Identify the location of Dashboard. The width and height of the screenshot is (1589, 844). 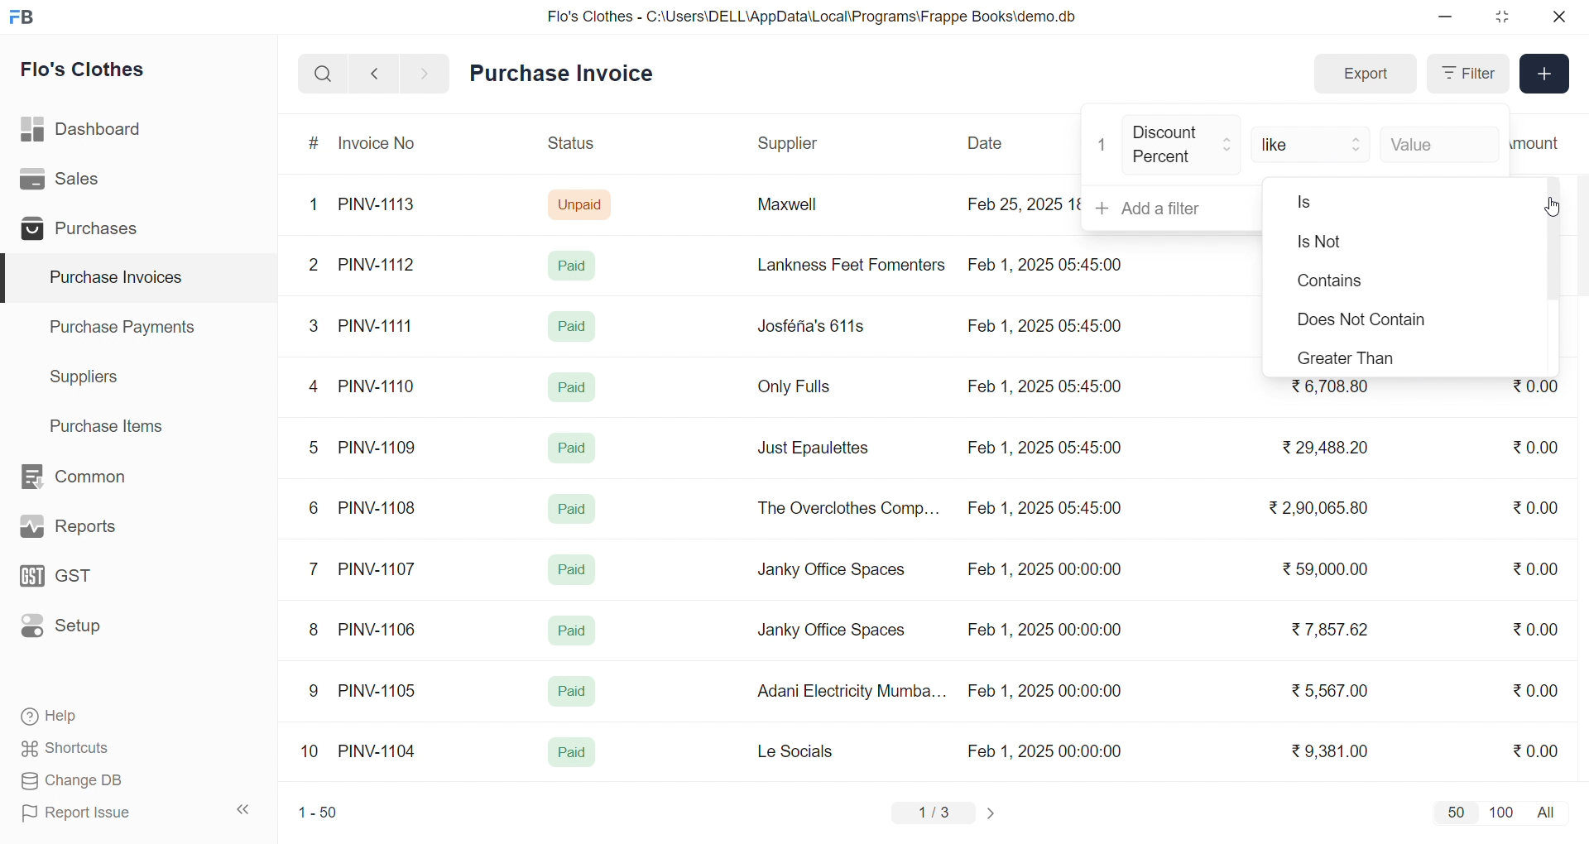
(86, 132).